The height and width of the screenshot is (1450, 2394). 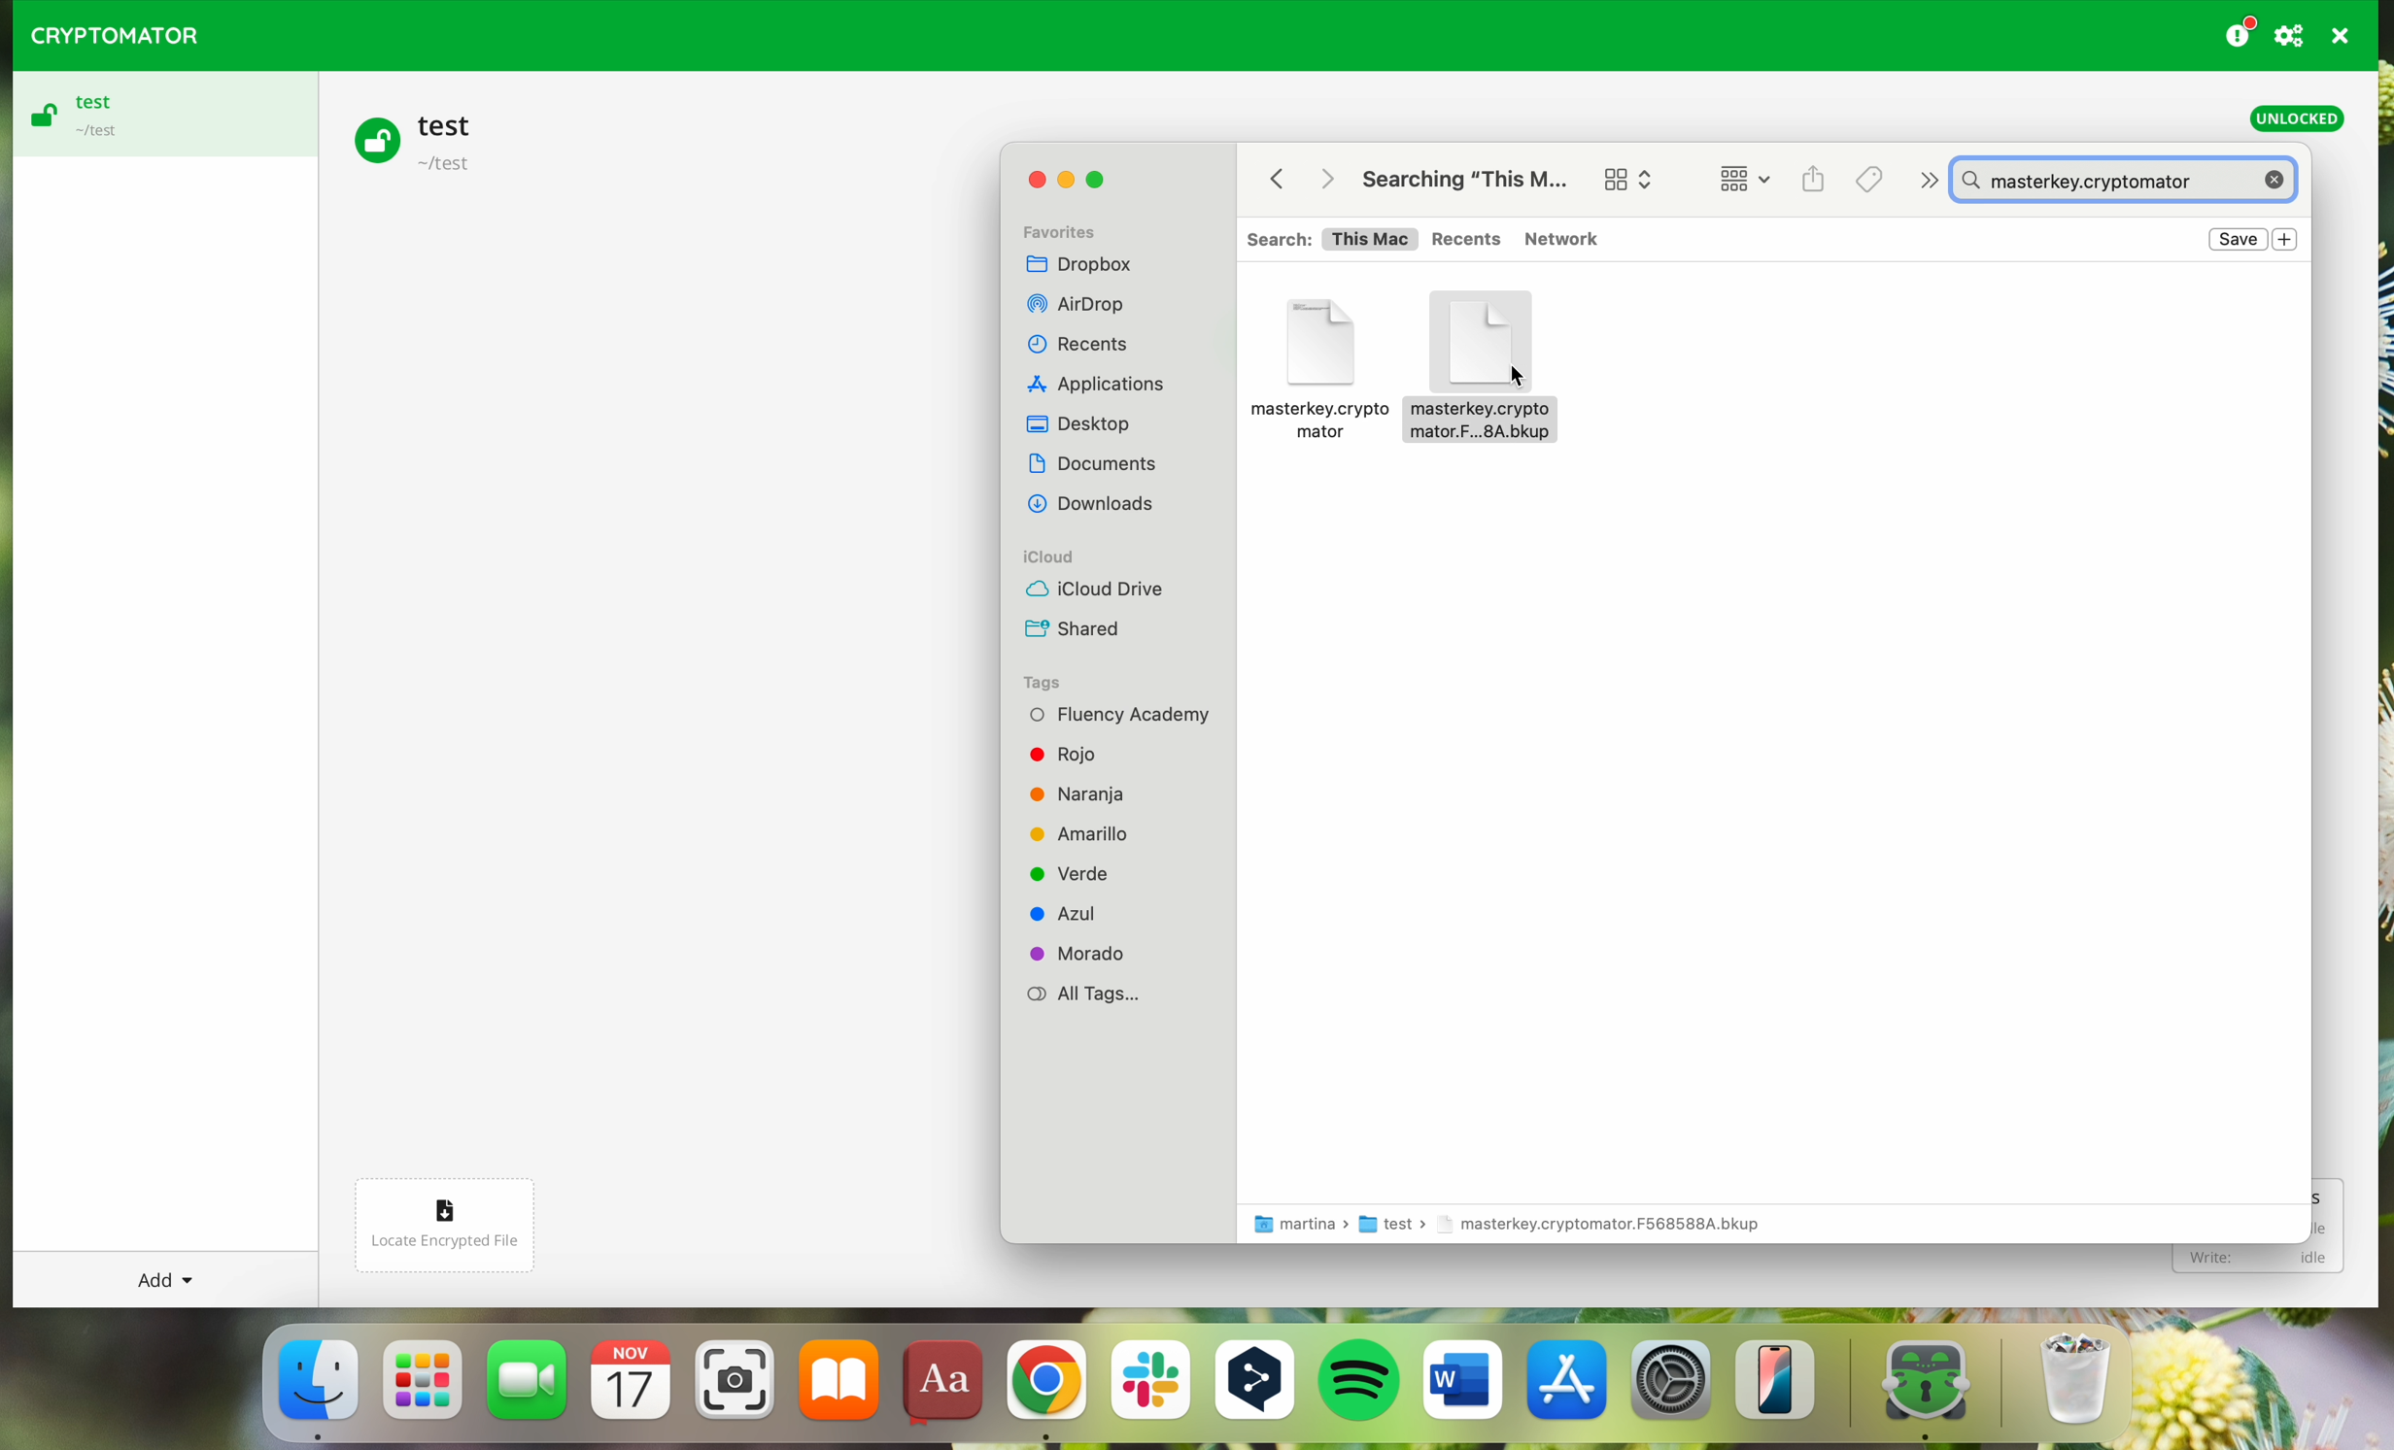 What do you see at coordinates (1565, 237) in the screenshot?
I see `Network` at bounding box center [1565, 237].